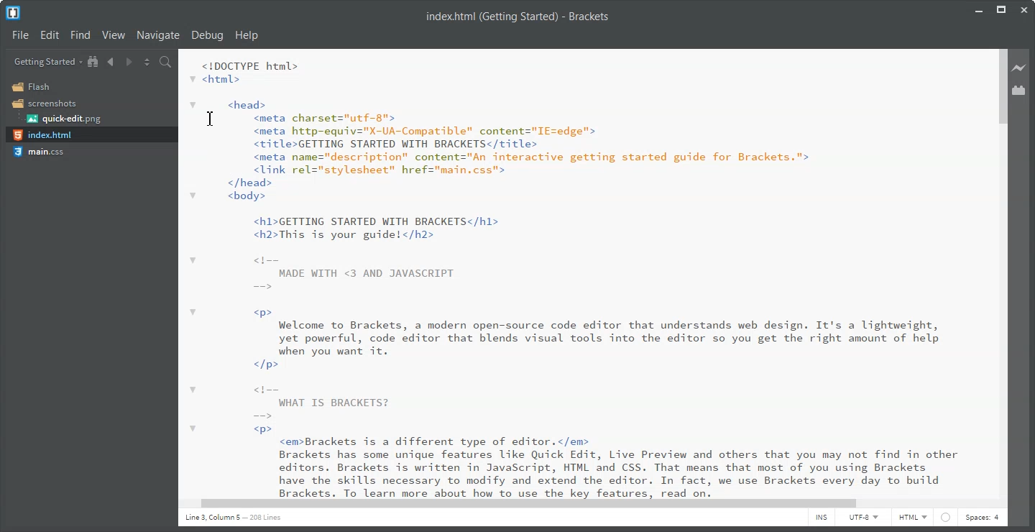 This screenshot has height=532, width=1035. Describe the element at coordinates (983, 518) in the screenshot. I see `Spaces: 4` at that location.